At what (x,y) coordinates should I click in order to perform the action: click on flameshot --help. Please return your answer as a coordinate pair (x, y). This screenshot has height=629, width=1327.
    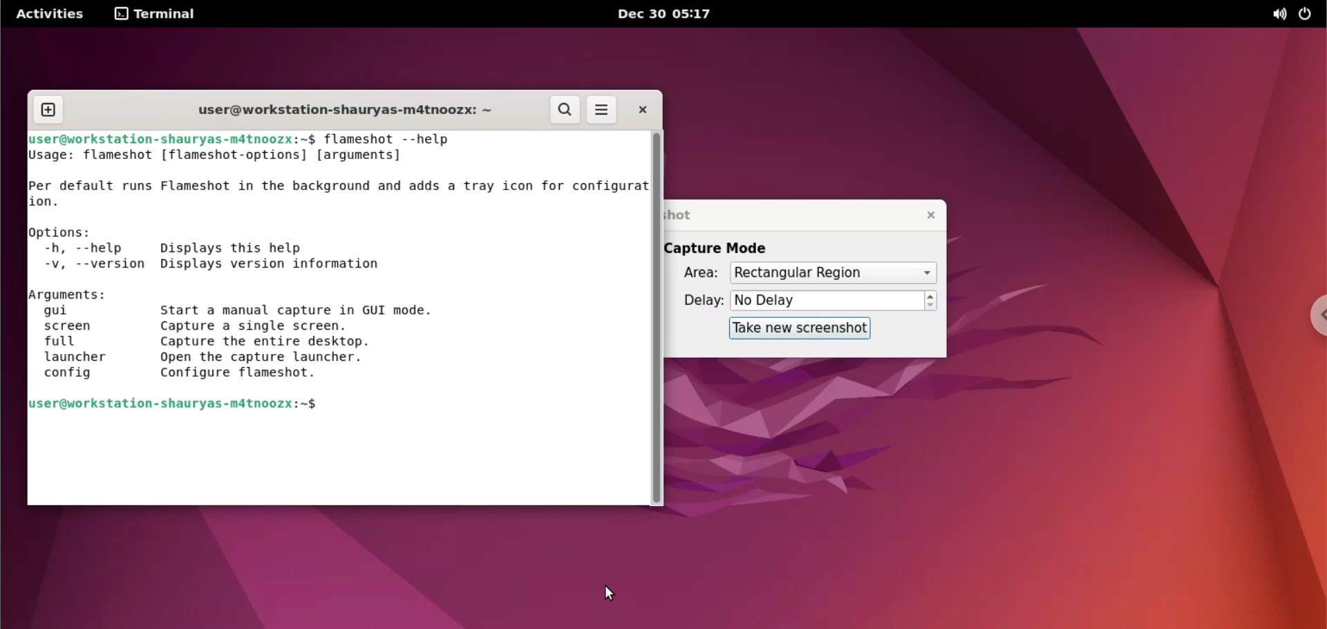
    Looking at the image, I should click on (399, 138).